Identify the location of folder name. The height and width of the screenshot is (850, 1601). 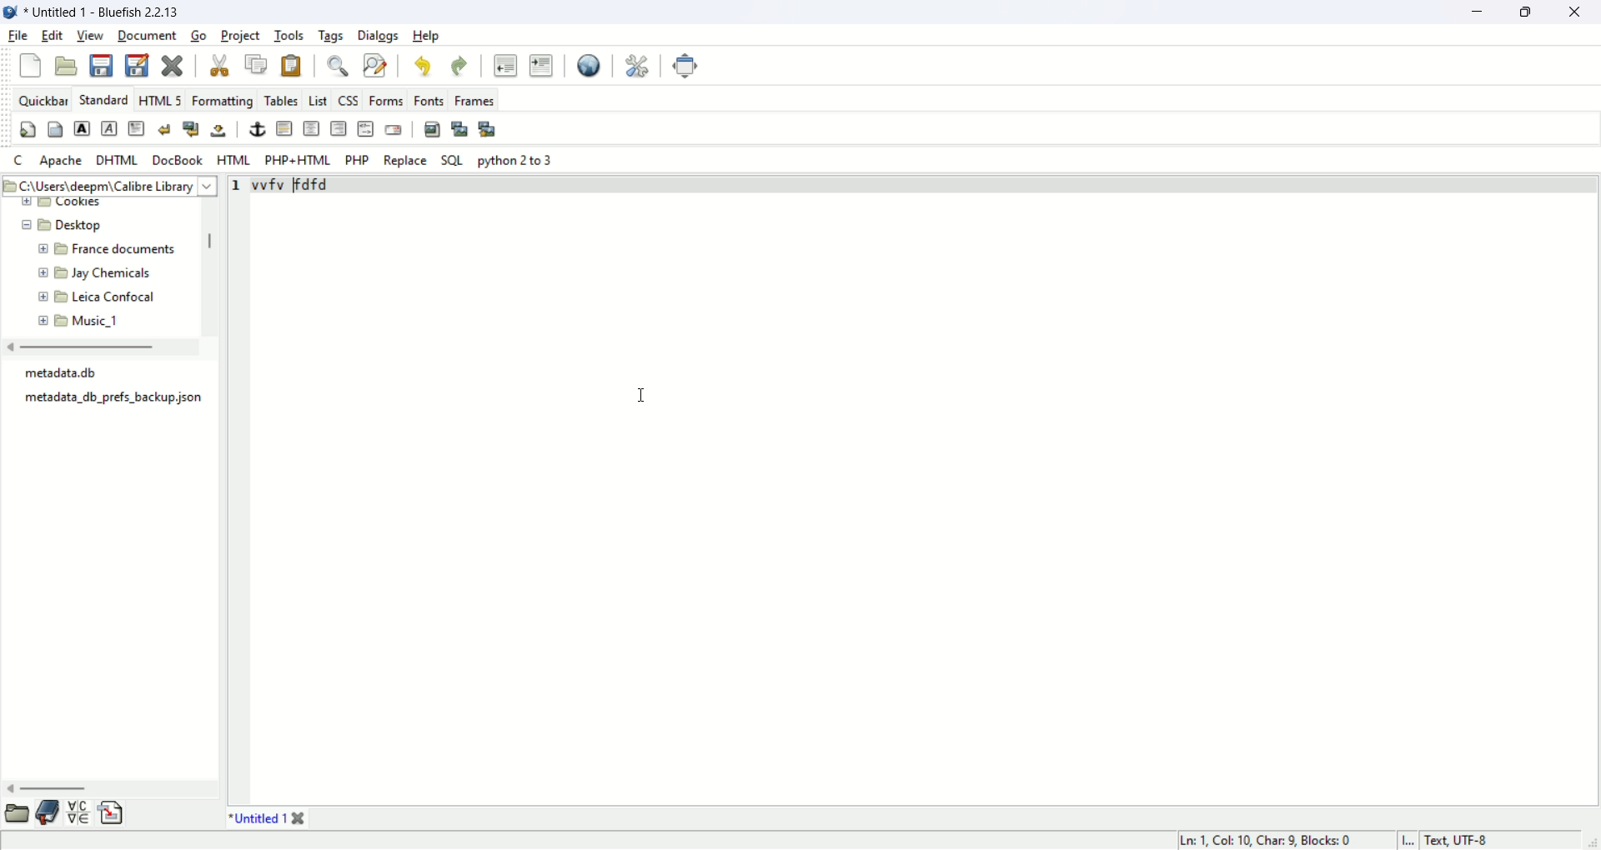
(88, 224).